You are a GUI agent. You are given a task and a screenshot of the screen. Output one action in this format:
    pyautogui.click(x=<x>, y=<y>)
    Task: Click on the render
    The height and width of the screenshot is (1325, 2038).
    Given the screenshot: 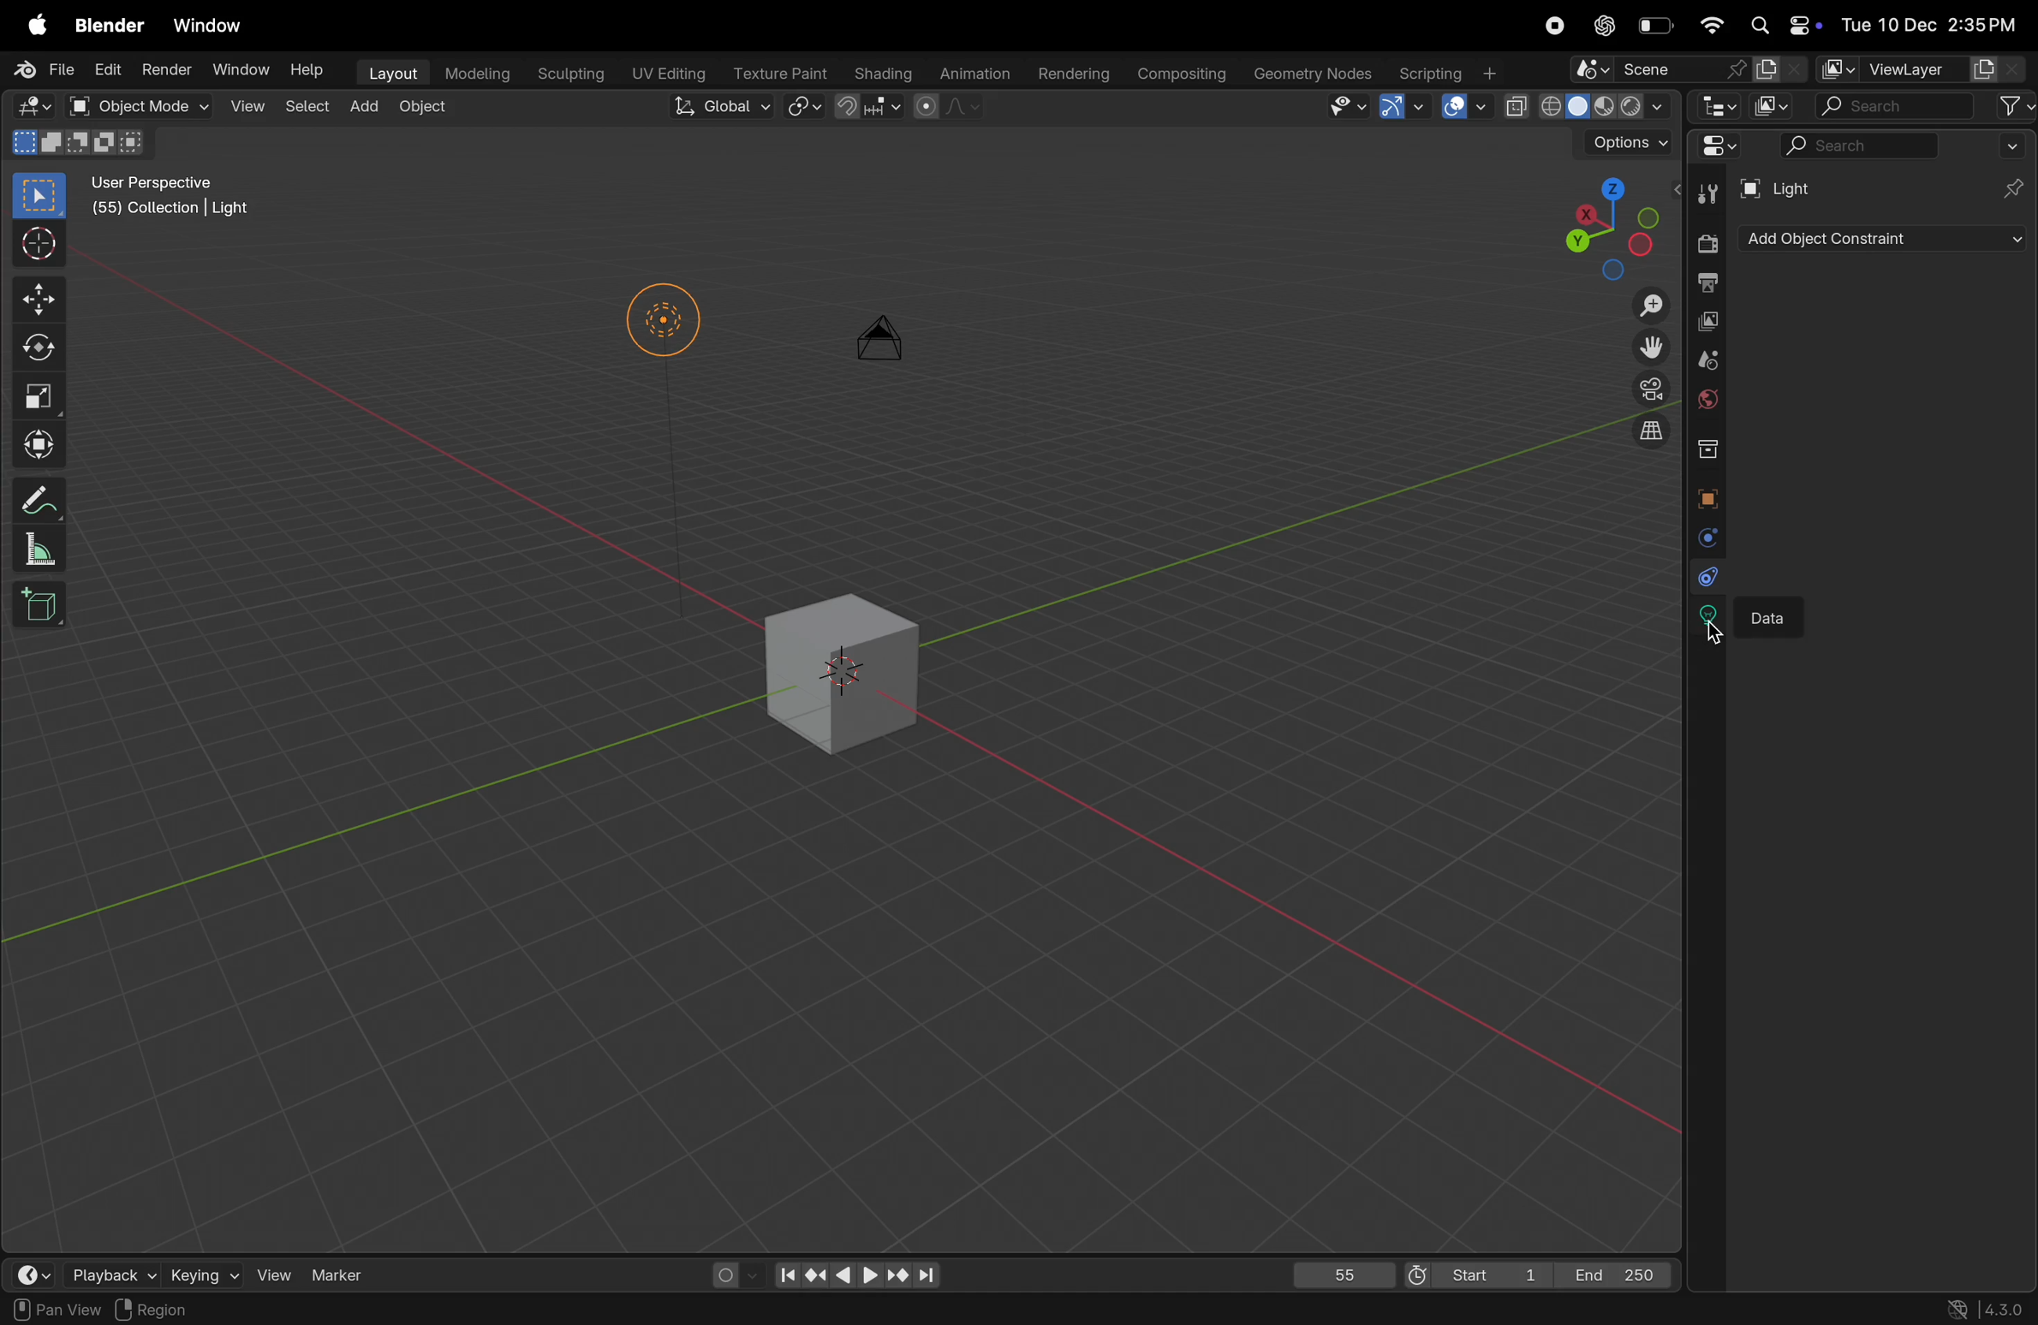 What is the action you would take?
    pyautogui.click(x=1705, y=240)
    